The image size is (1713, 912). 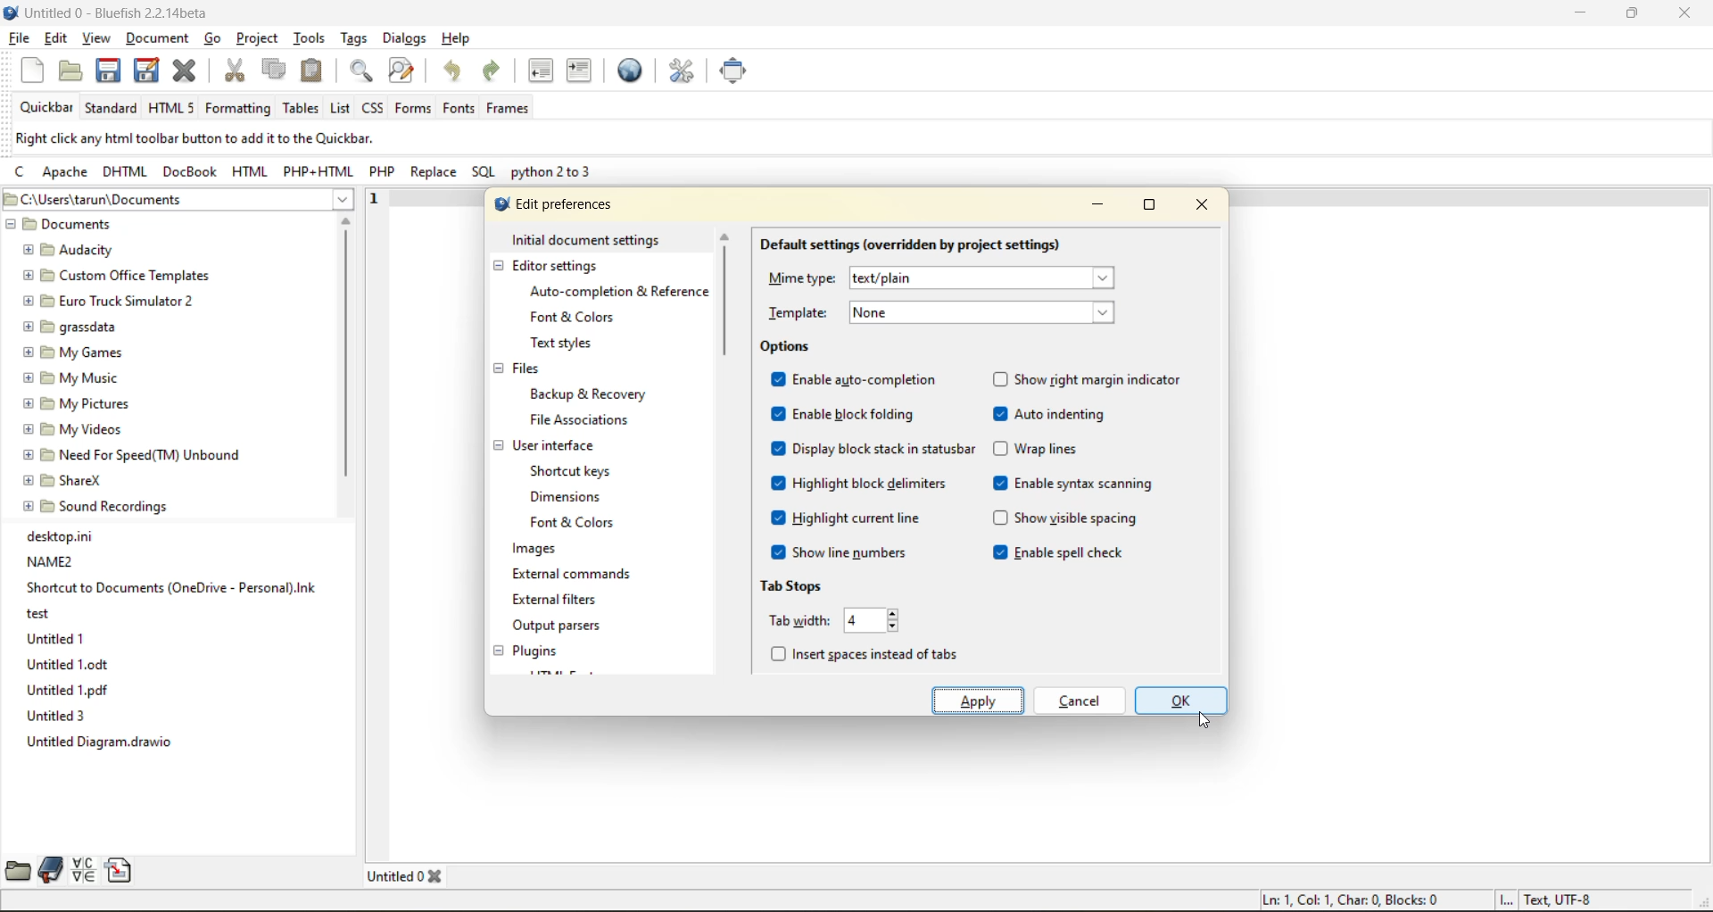 I want to click on minimize, so click(x=1575, y=14).